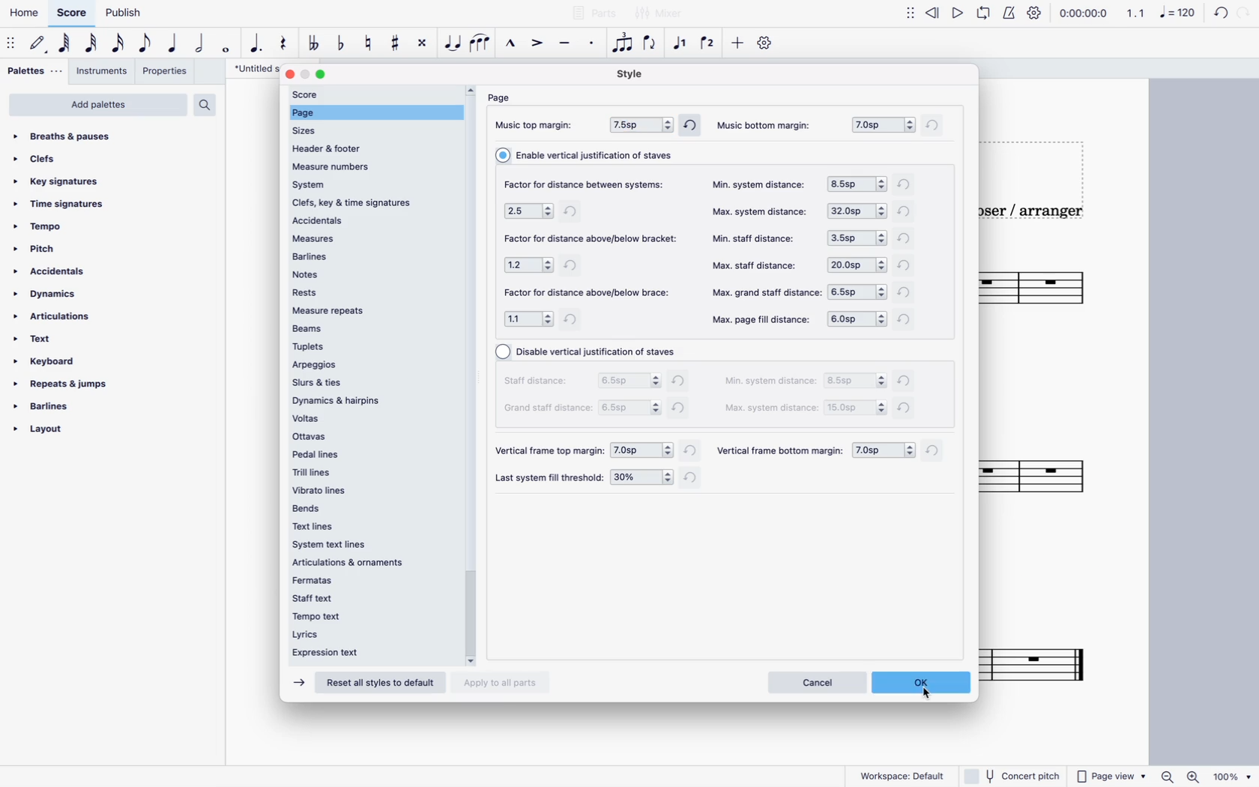  I want to click on score, so click(1058, 291).